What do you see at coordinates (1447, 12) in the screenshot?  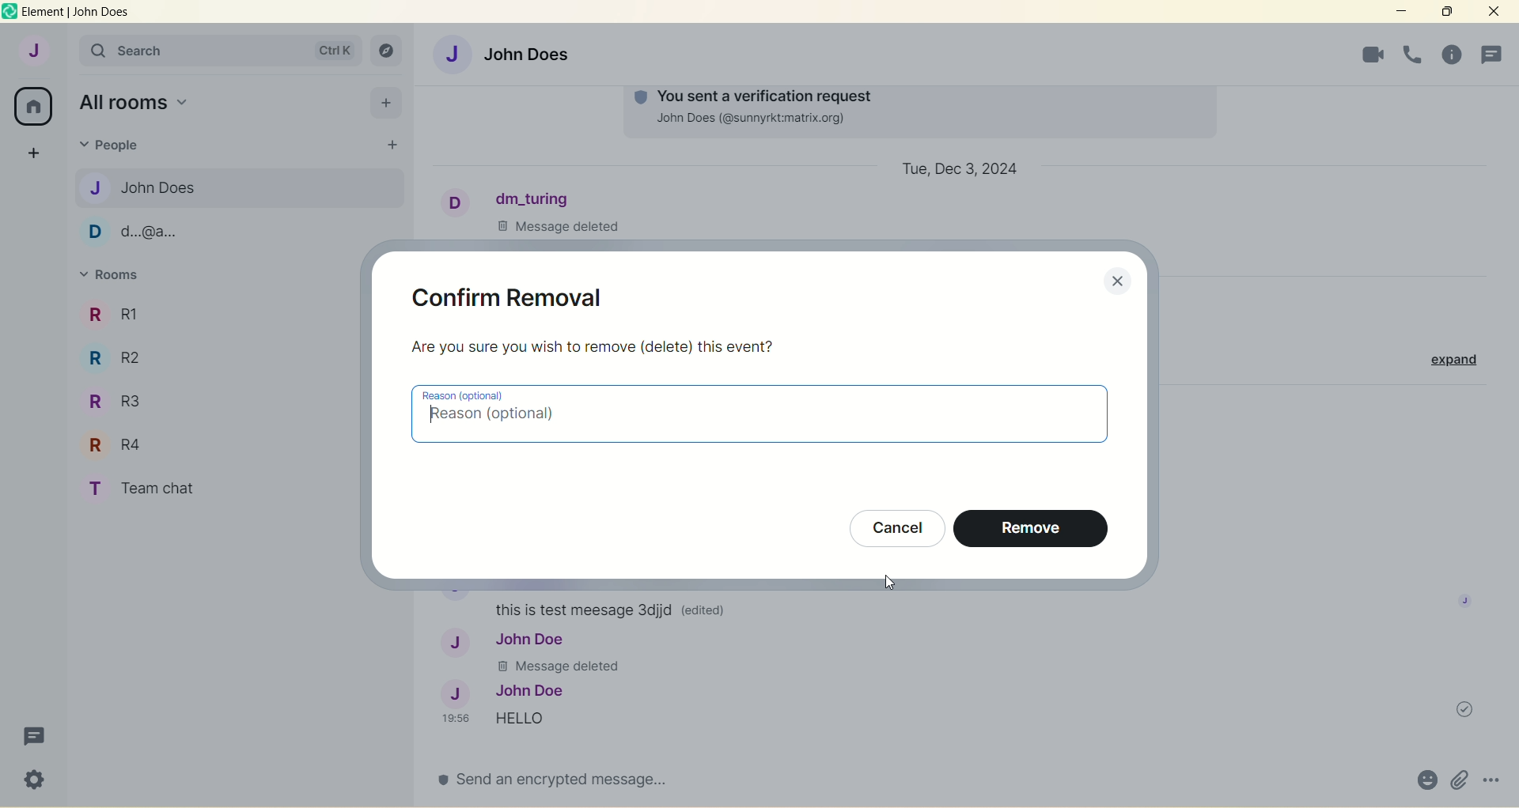 I see `maximize` at bounding box center [1447, 12].